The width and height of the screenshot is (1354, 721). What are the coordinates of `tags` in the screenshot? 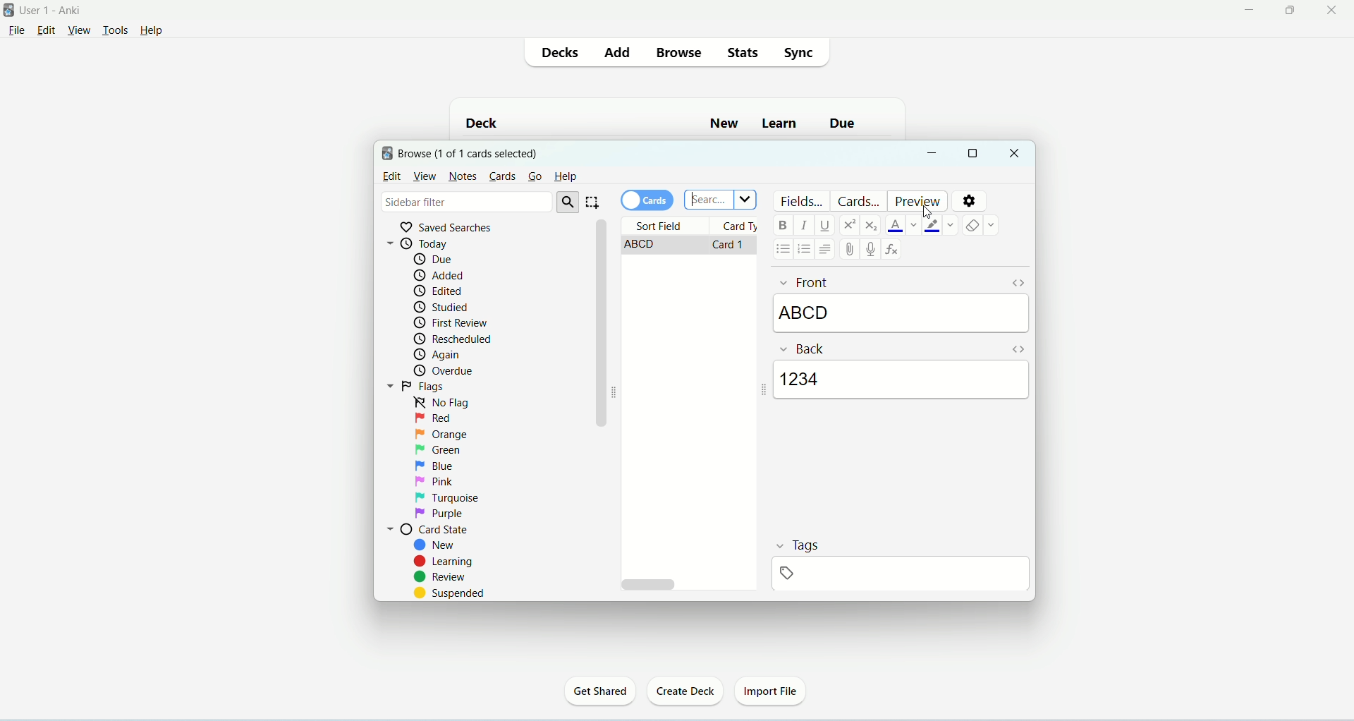 It's located at (903, 574).